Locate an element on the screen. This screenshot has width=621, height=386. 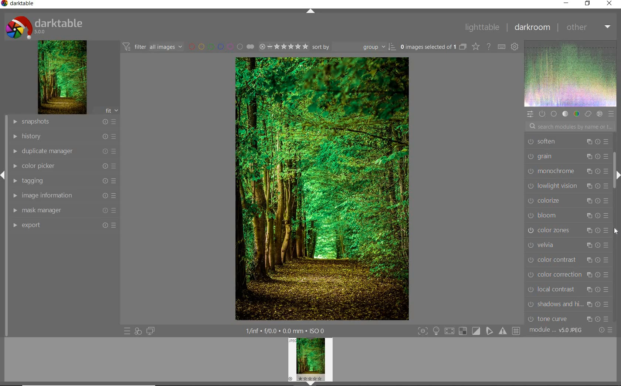
EFFORT is located at coordinates (65, 226).